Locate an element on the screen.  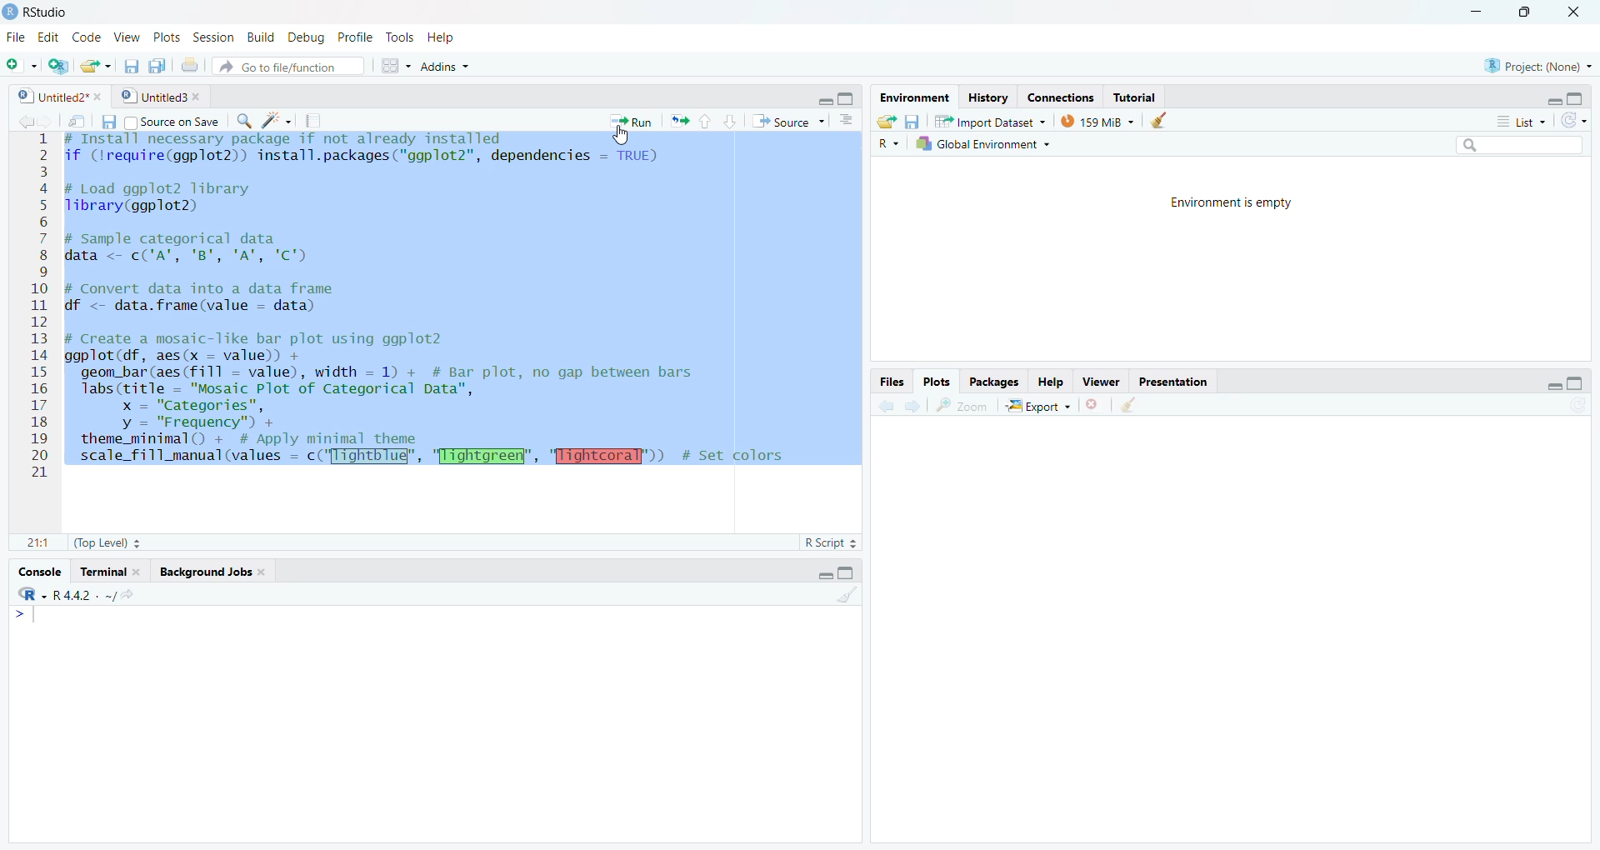
Help is located at coordinates (1050, 383).